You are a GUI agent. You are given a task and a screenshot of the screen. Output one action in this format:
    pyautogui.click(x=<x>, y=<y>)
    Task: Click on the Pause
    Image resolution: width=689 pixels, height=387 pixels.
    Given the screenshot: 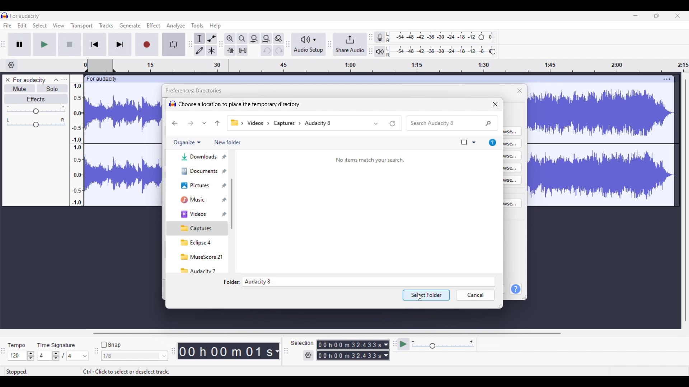 What is the action you would take?
    pyautogui.click(x=20, y=44)
    